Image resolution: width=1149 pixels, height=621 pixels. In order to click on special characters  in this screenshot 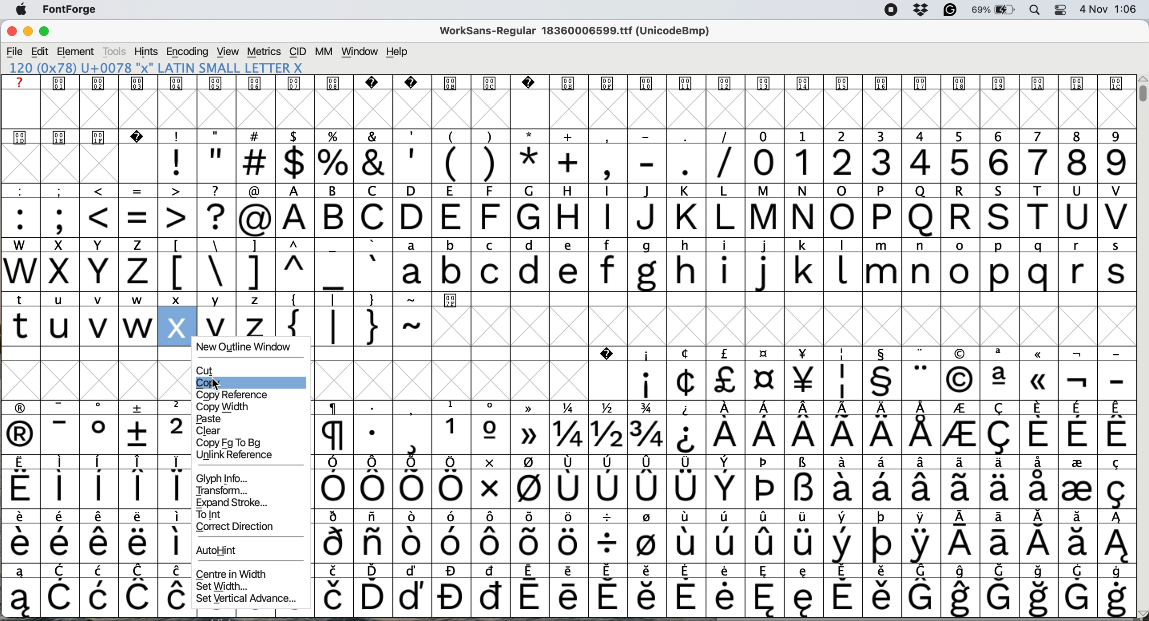, I will do `click(47, 299)`.